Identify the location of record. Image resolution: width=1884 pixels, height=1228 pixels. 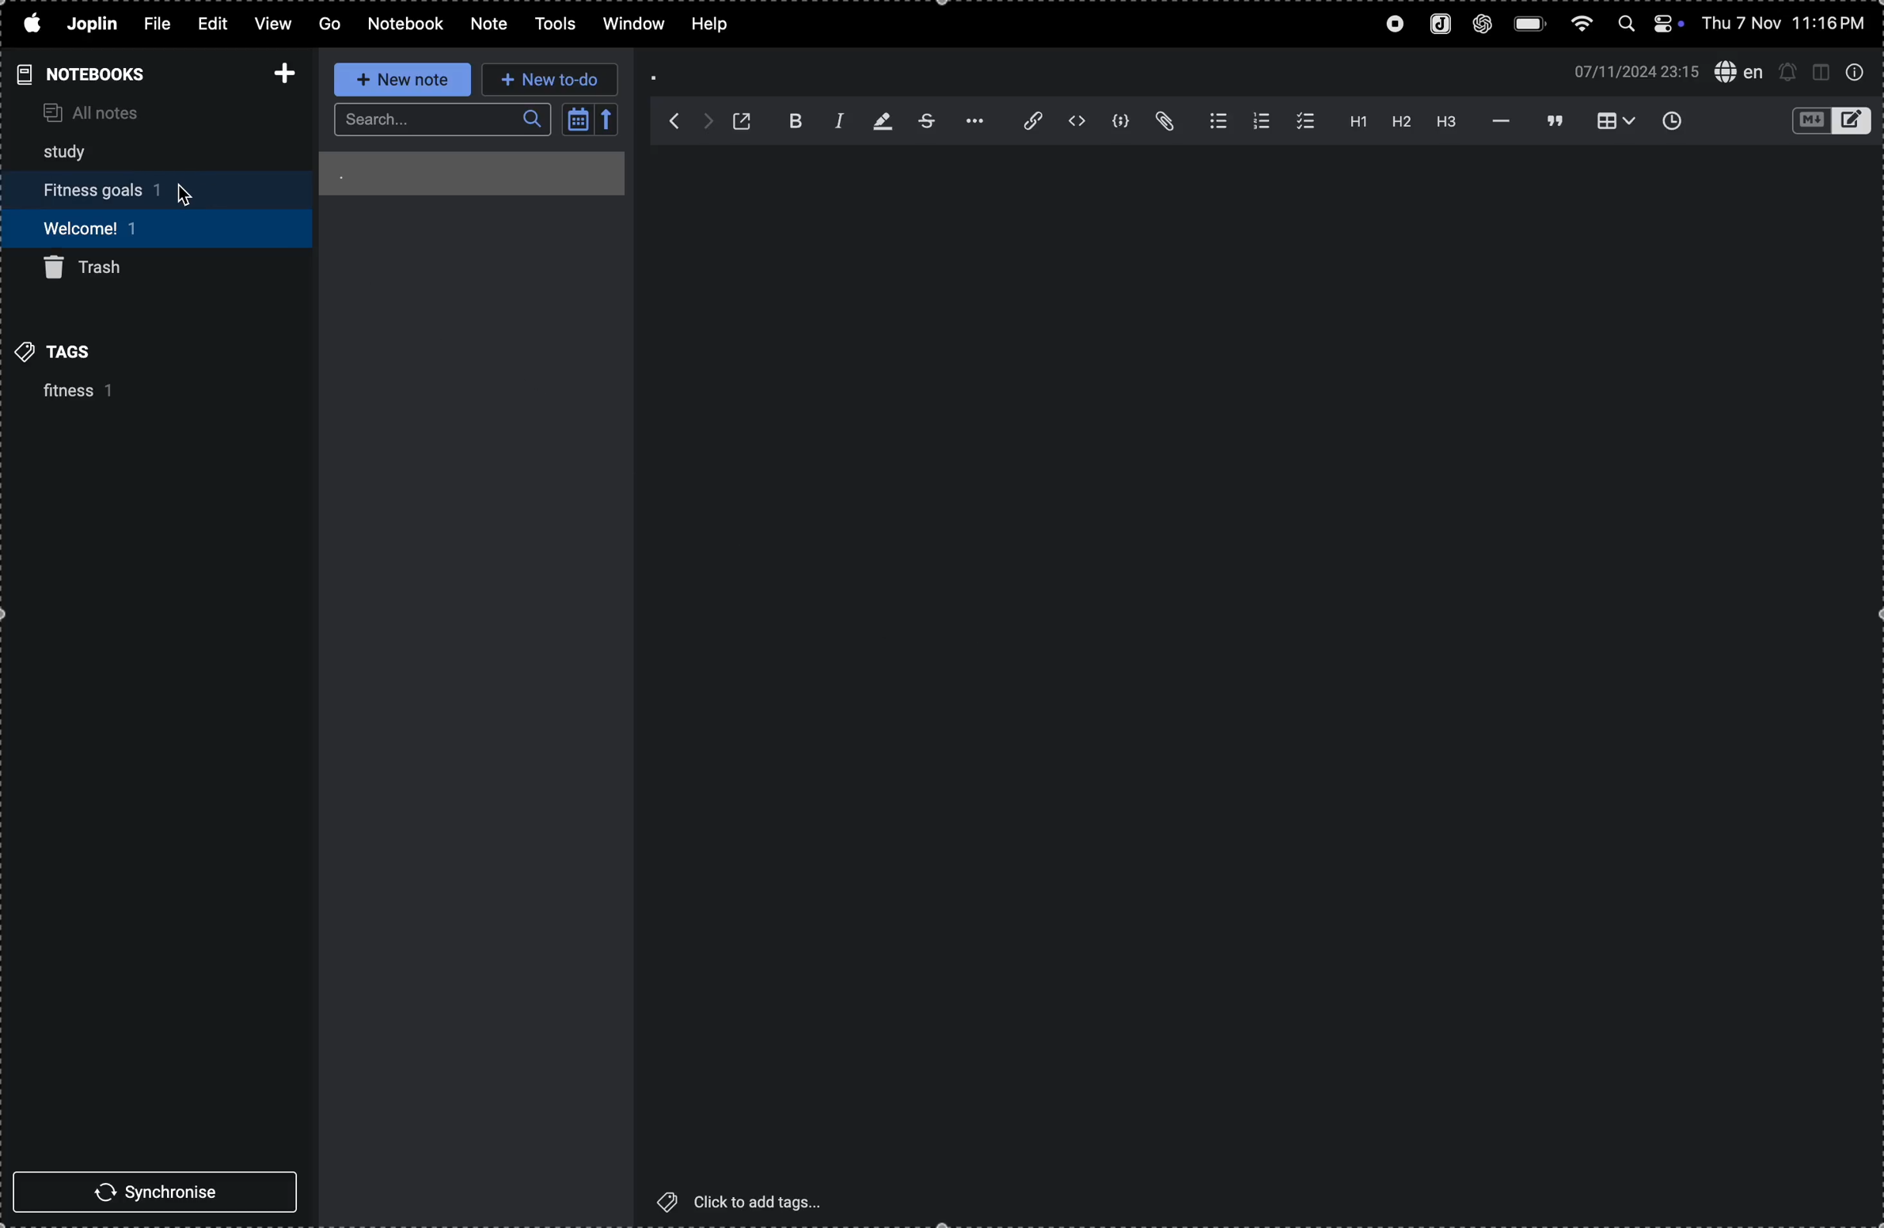
(1386, 25).